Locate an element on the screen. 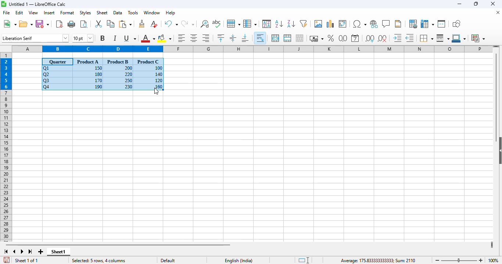 The image size is (502, 264). new is located at coordinates (10, 23).